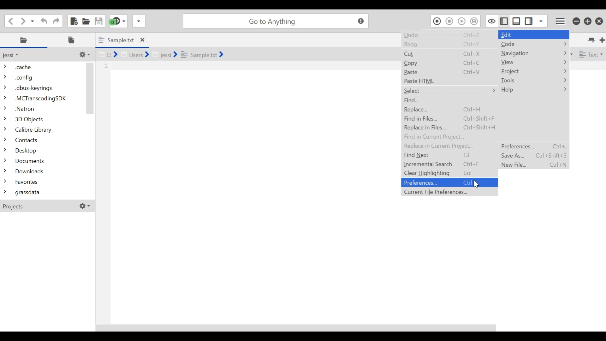 This screenshot has height=341, width=606. Describe the element at coordinates (14, 55) in the screenshot. I see `Parent Folder` at that location.